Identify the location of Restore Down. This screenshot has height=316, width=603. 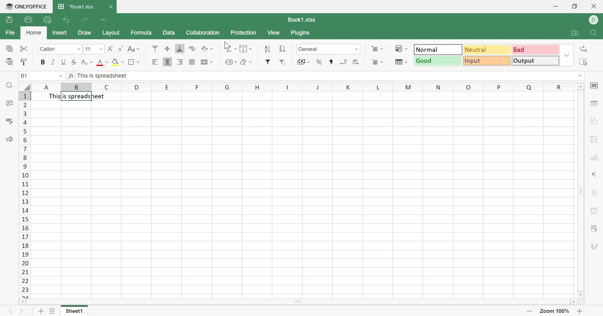
(576, 7).